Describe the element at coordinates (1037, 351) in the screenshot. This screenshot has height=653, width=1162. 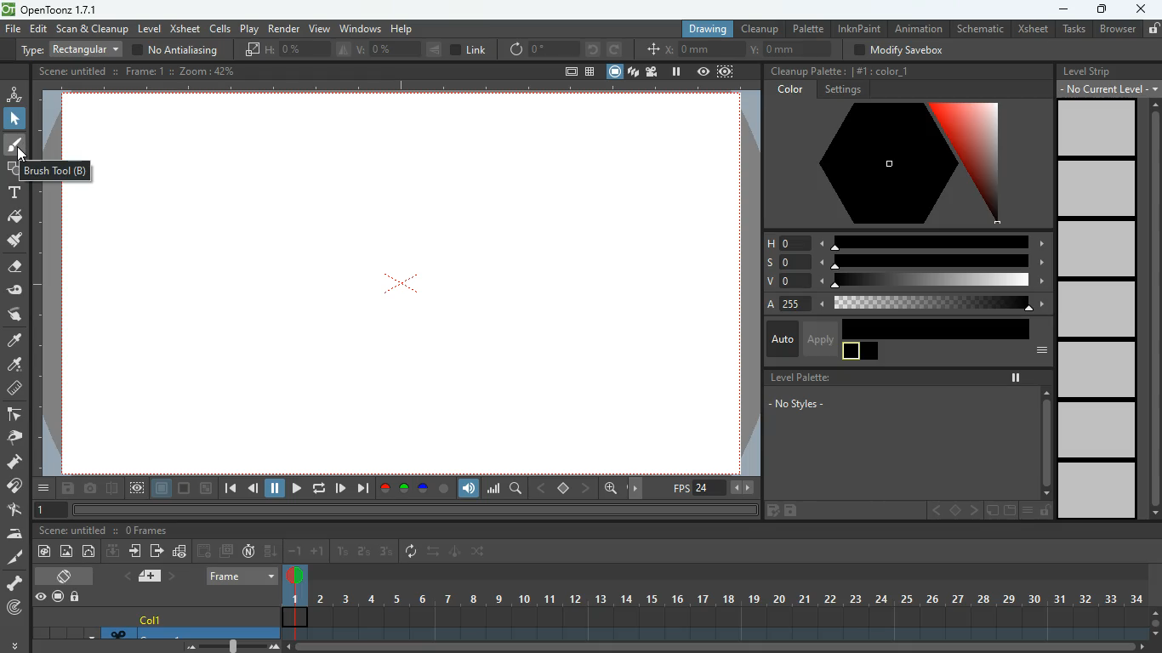
I see `menu` at that location.